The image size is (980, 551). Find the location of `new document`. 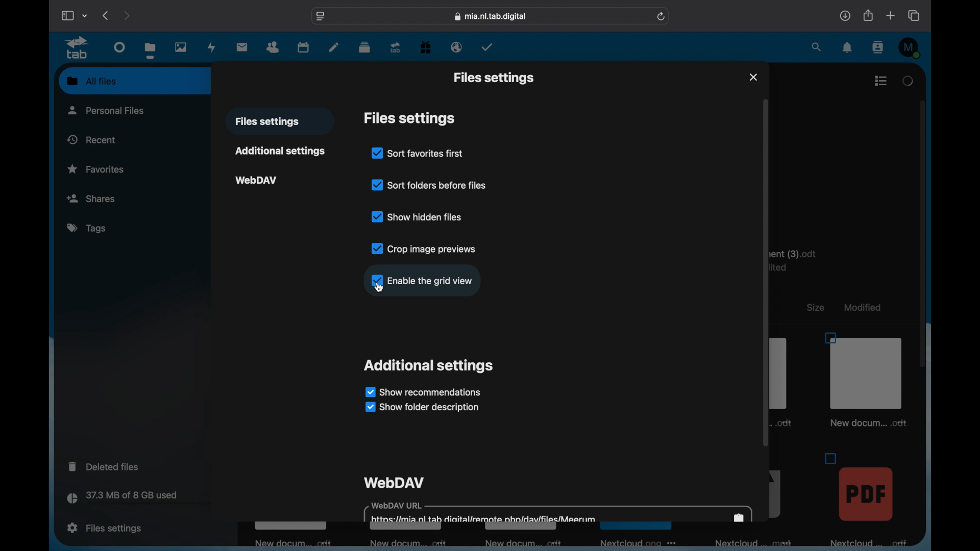

new document is located at coordinates (287, 543).